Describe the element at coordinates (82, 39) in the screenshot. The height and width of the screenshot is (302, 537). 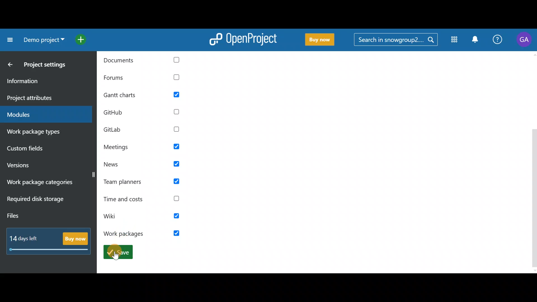
I see `Open quick add menu` at that location.